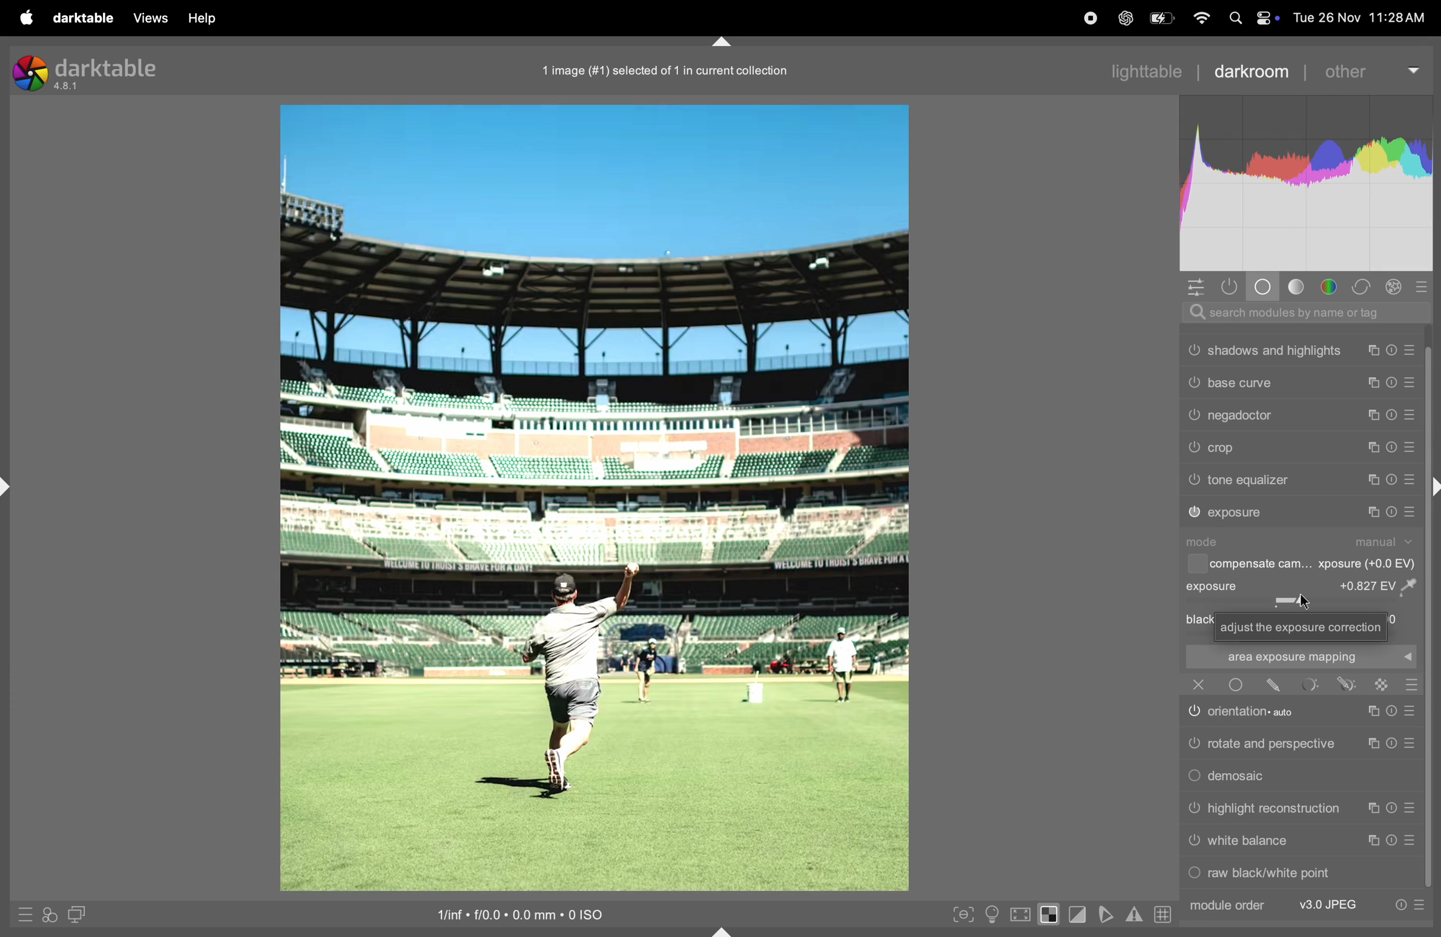 This screenshot has width=1441, height=937. What do you see at coordinates (1050, 914) in the screenshot?
I see `toggle indication expression high exposure` at bounding box center [1050, 914].